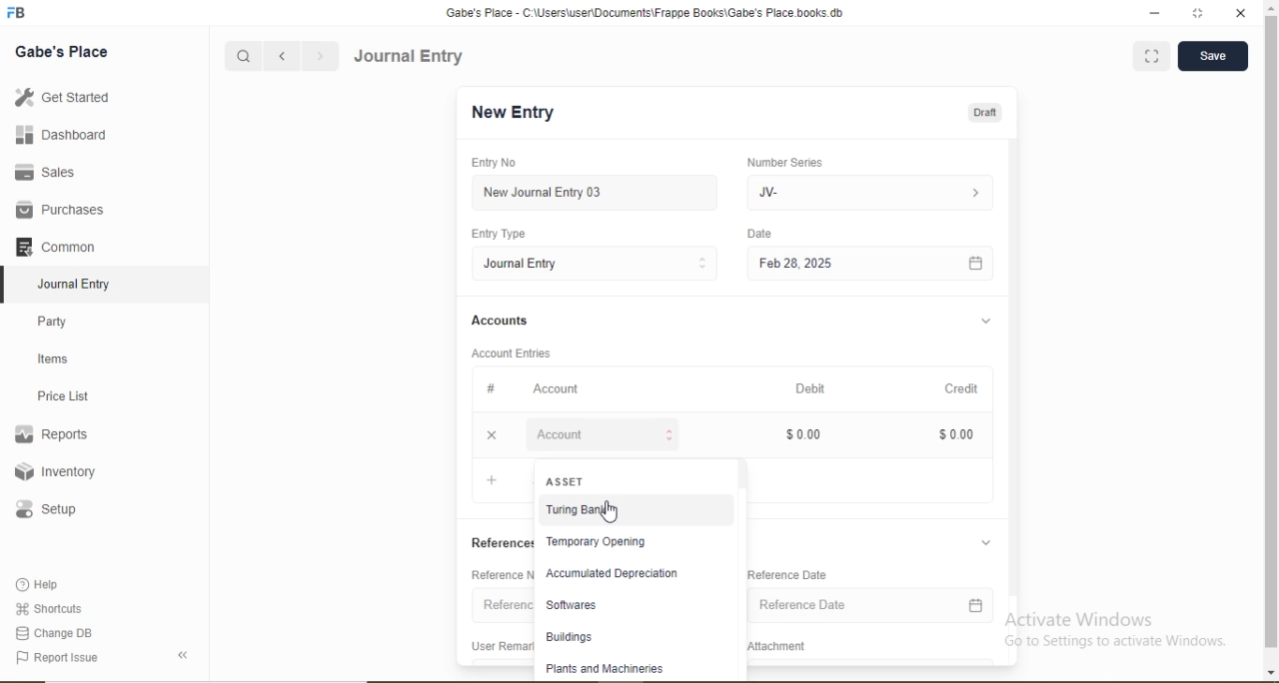  I want to click on Calendar, so click(975, 263).